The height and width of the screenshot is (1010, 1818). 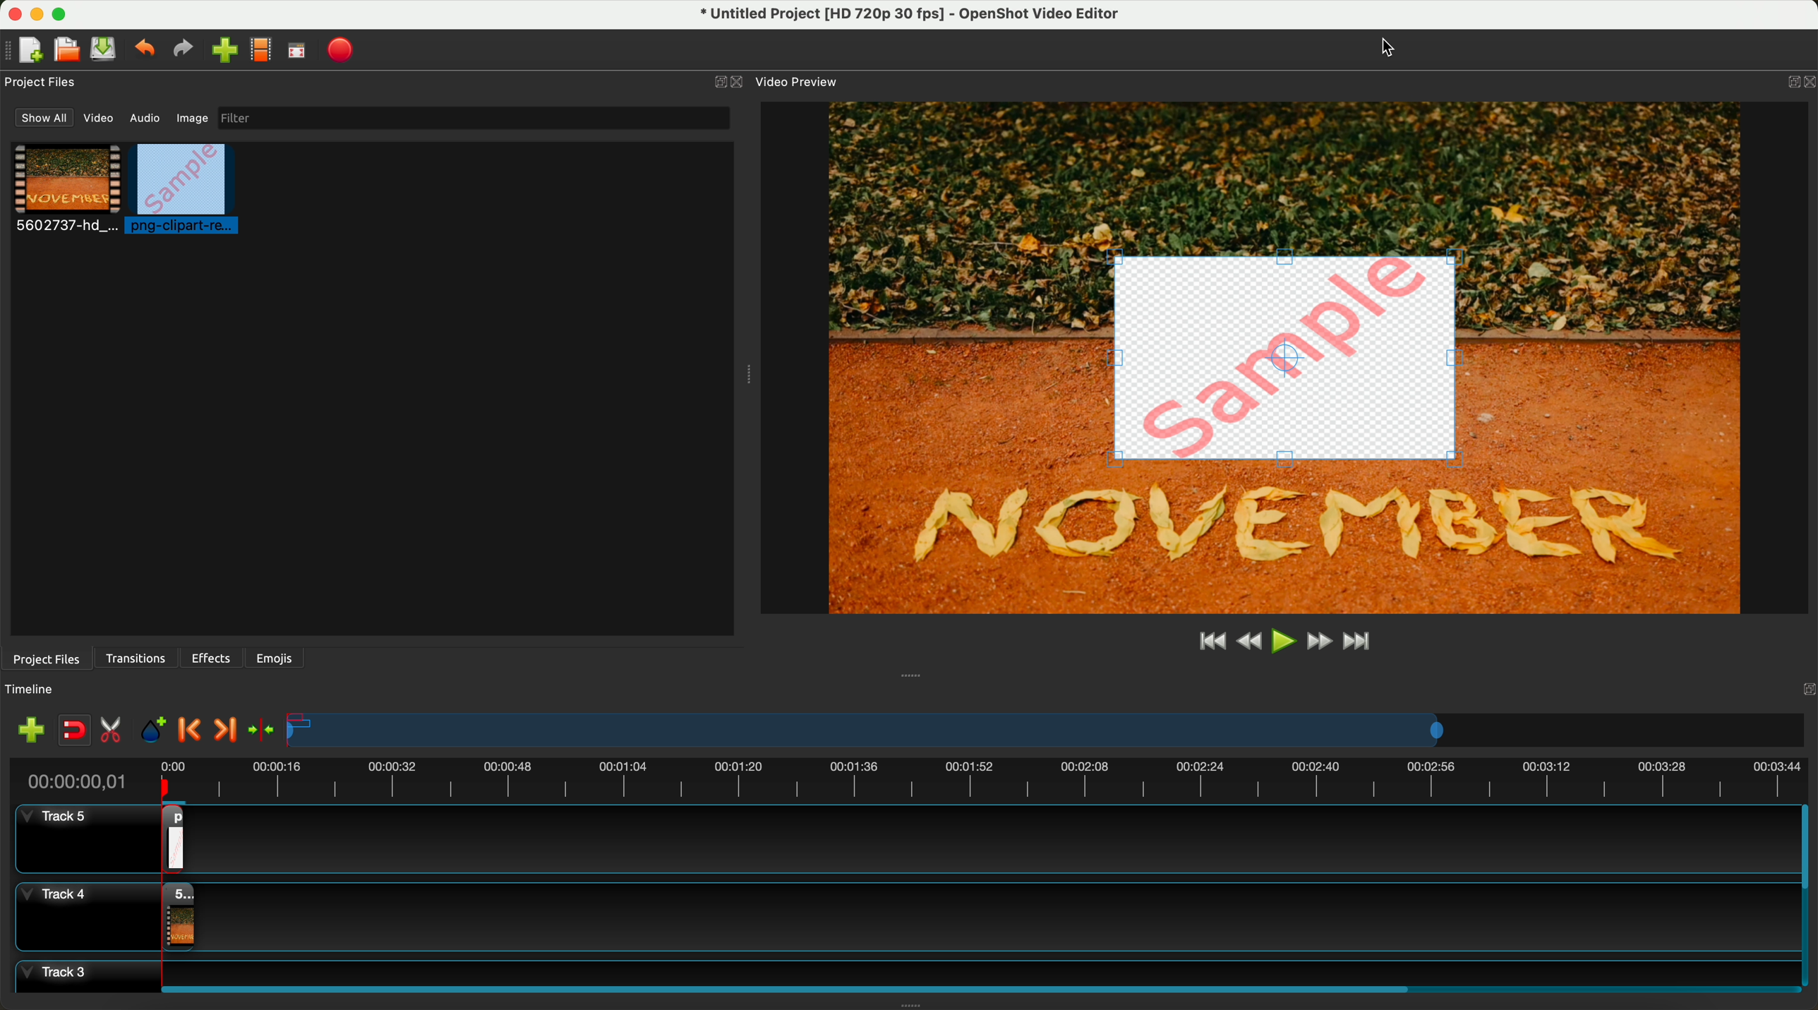 I want to click on , so click(x=1805, y=687).